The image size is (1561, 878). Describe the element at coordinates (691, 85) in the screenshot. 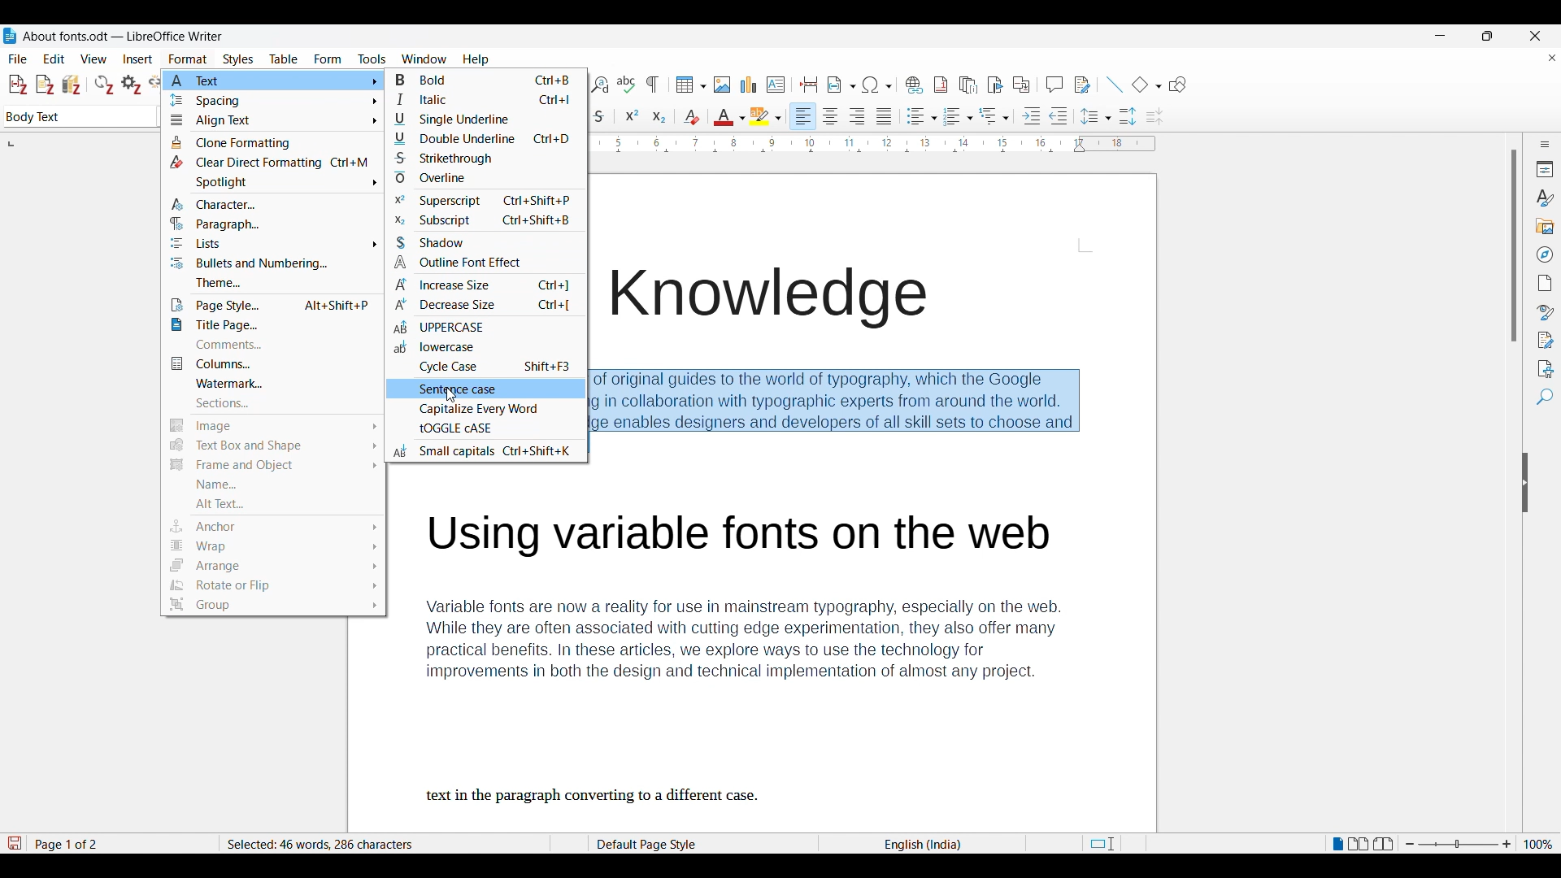

I see `Insert table` at that location.